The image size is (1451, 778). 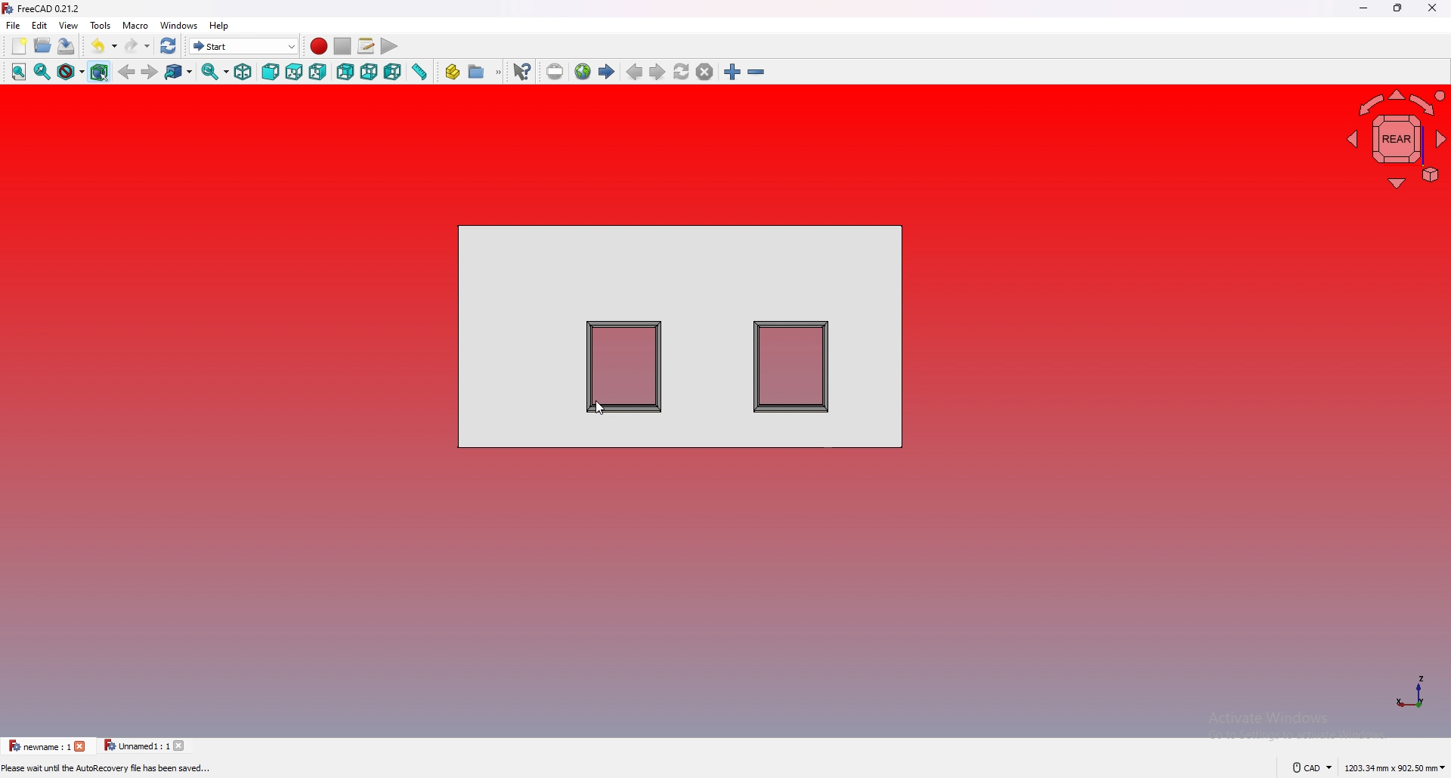 What do you see at coordinates (521, 71) in the screenshot?
I see `what's this?` at bounding box center [521, 71].